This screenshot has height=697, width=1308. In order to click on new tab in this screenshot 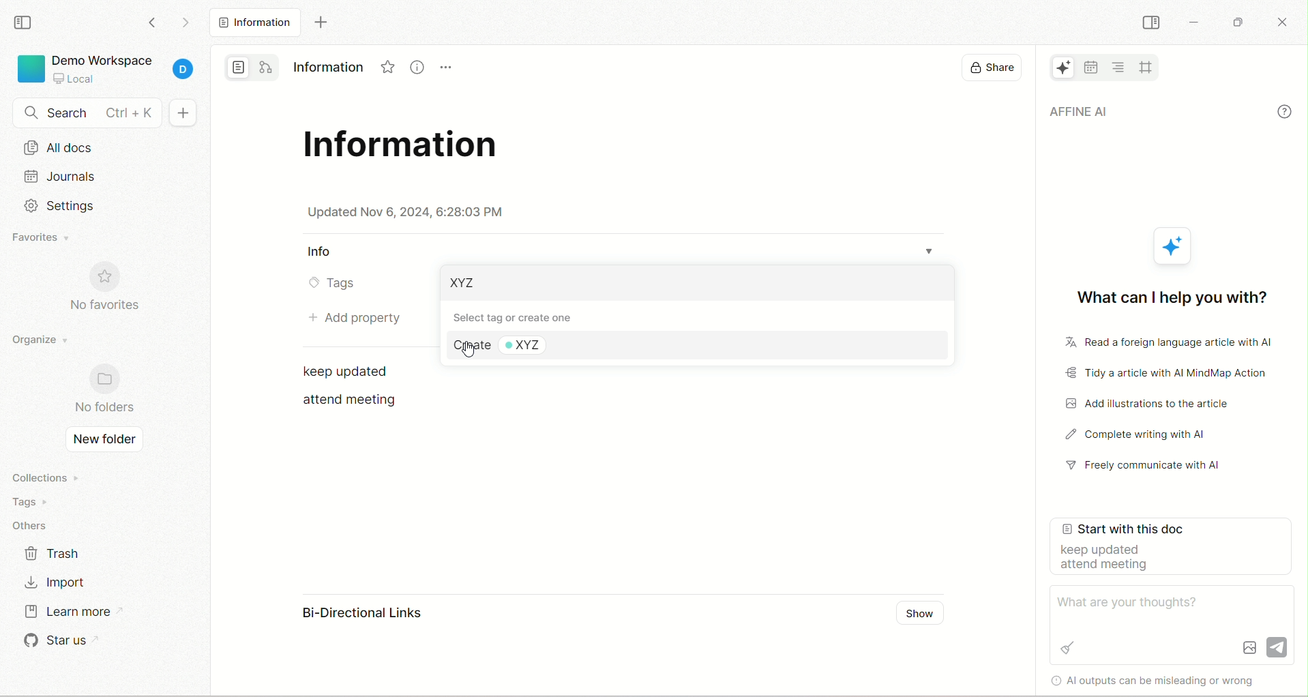, I will do `click(318, 23)`.